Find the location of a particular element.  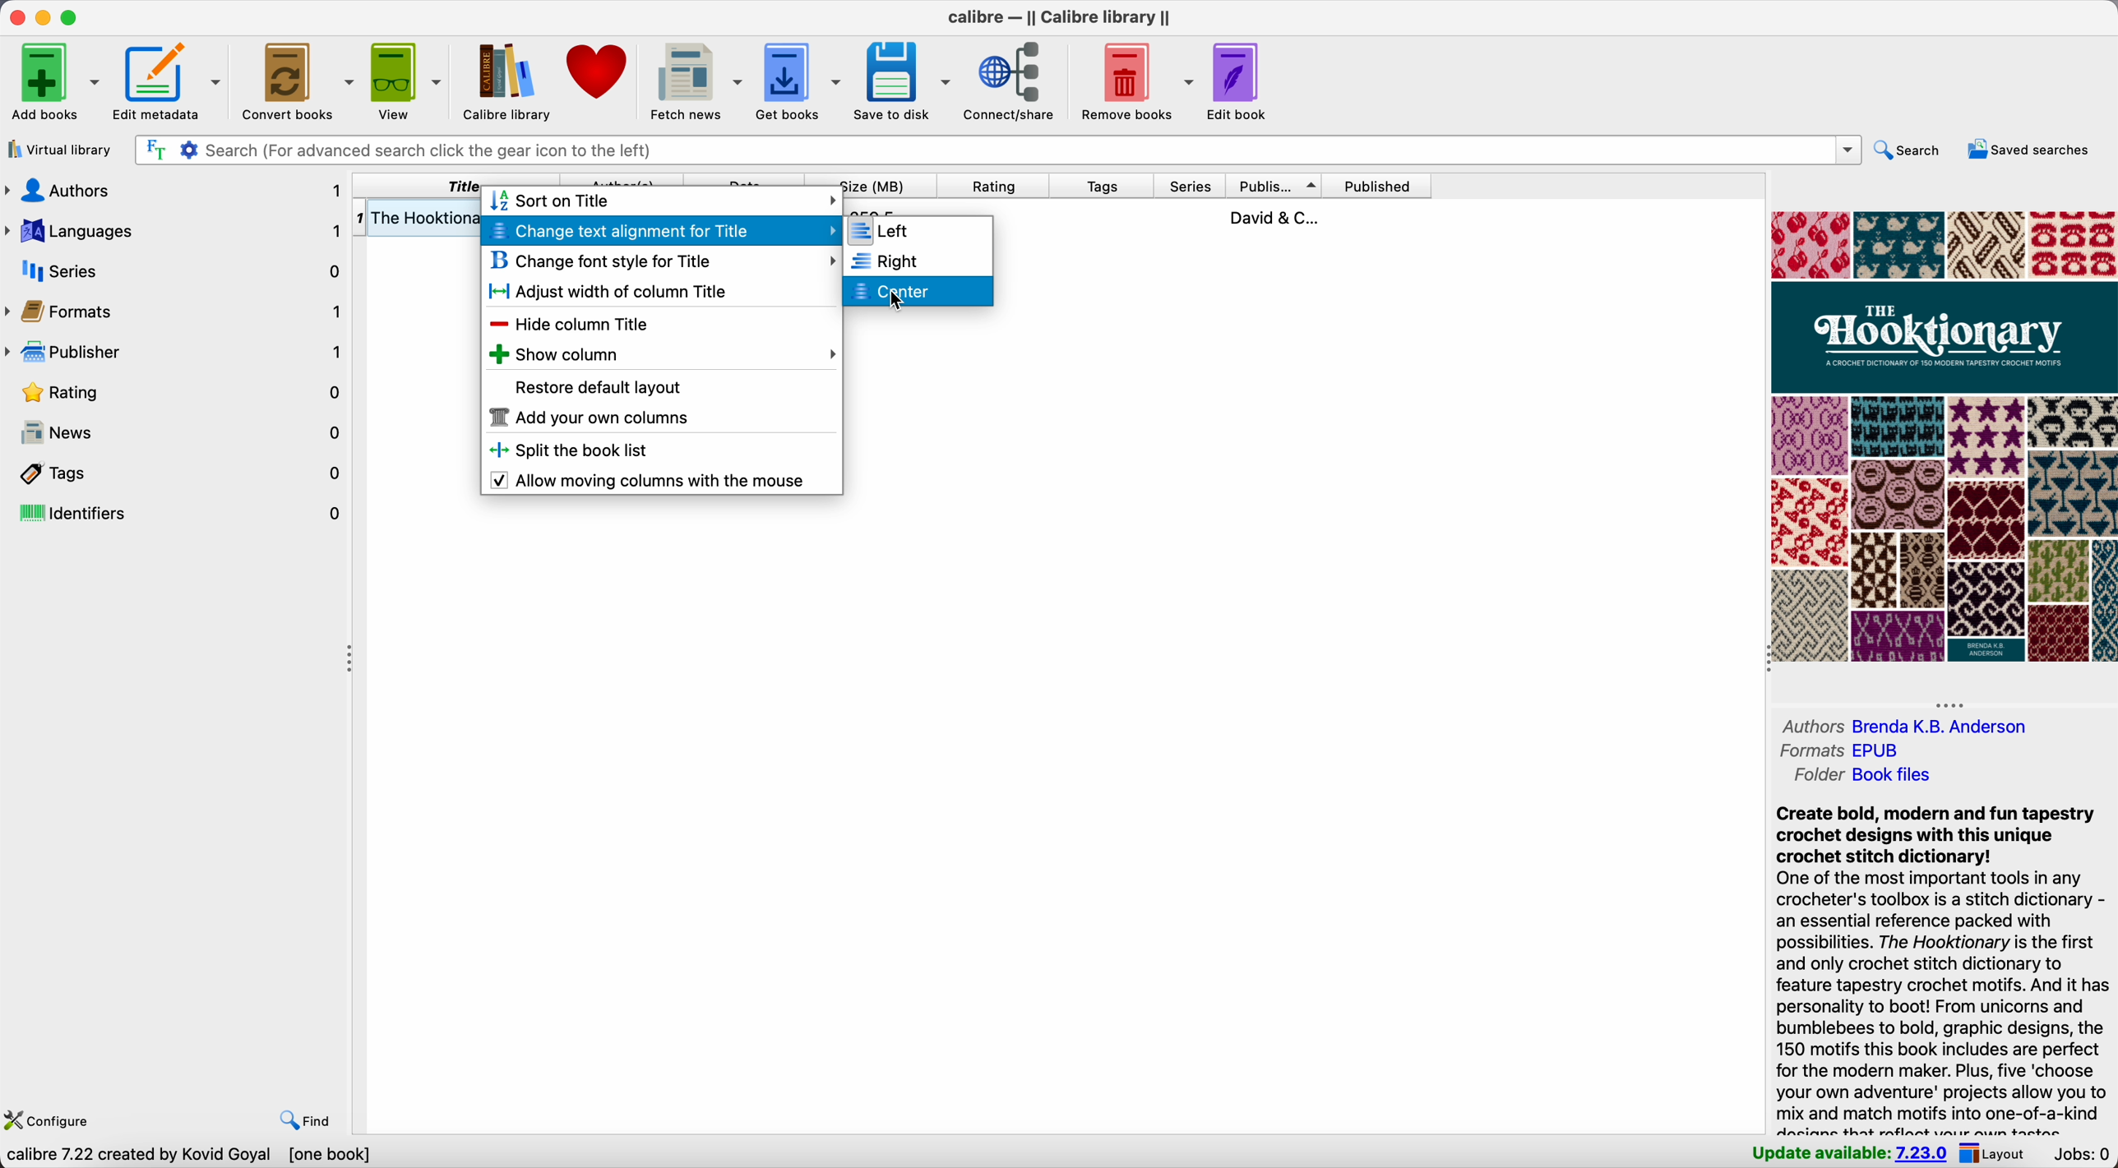

right is located at coordinates (918, 261).